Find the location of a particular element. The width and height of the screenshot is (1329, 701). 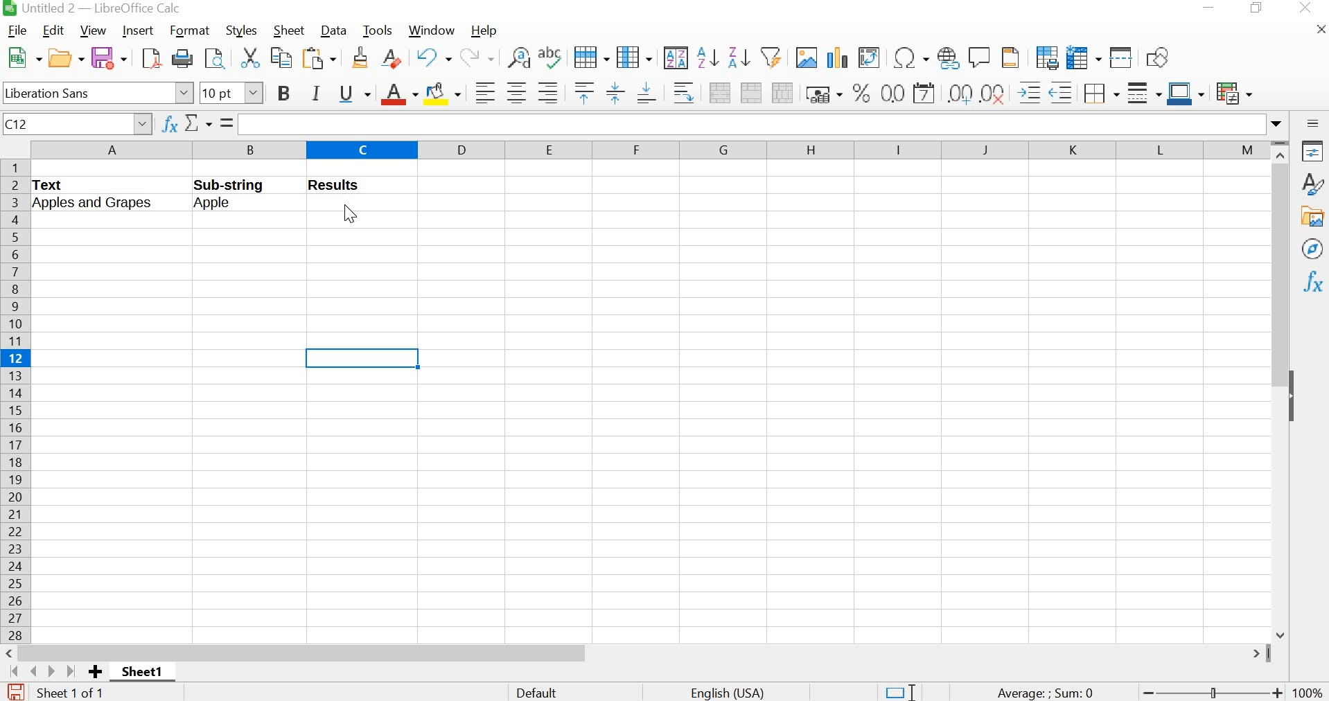

gallery is located at coordinates (1312, 217).